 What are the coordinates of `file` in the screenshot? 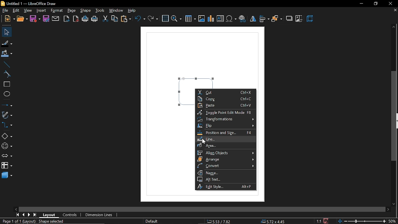 It's located at (5, 10).